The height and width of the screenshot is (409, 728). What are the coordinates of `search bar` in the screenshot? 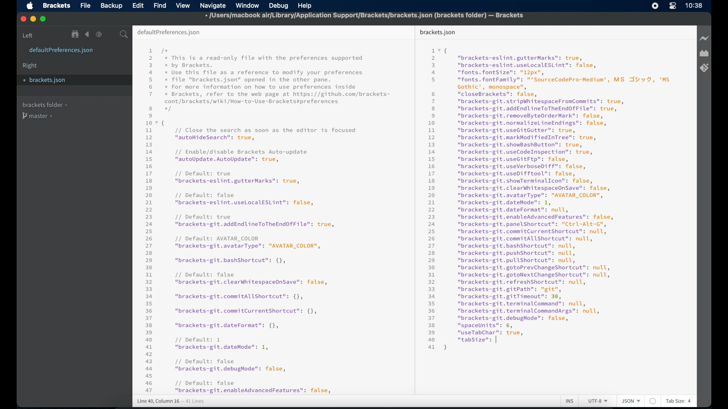 It's located at (124, 35).